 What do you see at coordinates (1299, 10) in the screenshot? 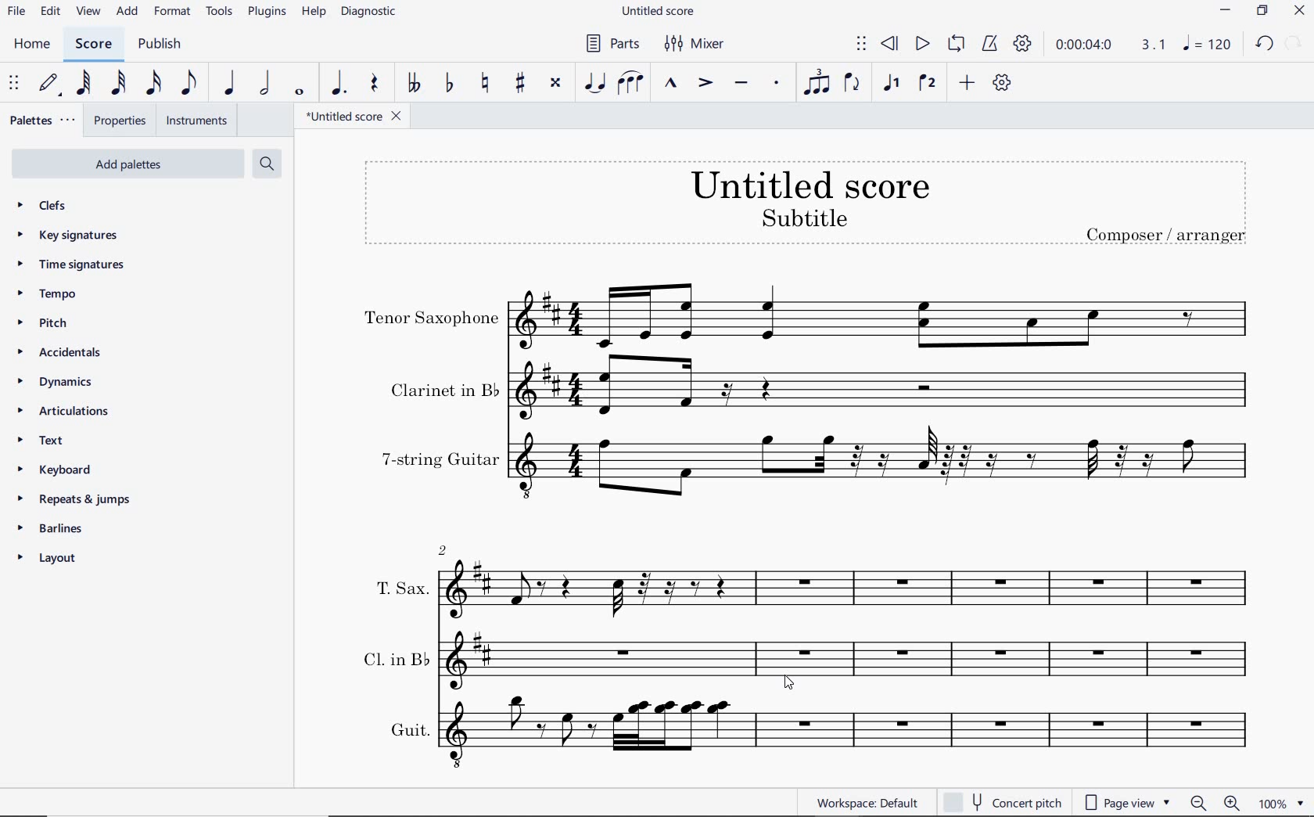
I see `CLOSE` at bounding box center [1299, 10].